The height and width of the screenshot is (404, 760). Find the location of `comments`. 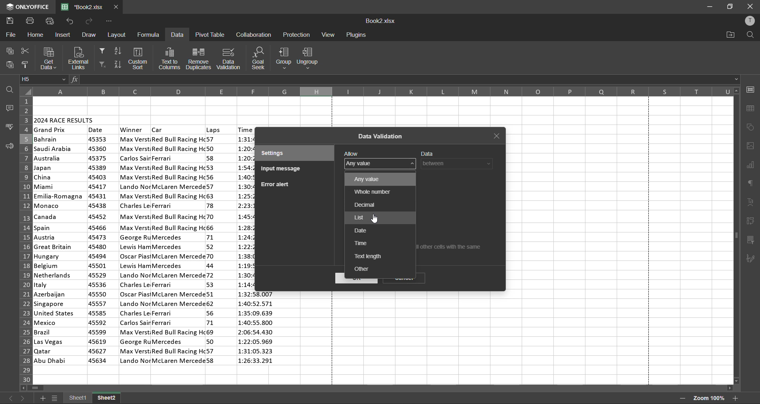

comments is located at coordinates (8, 108).